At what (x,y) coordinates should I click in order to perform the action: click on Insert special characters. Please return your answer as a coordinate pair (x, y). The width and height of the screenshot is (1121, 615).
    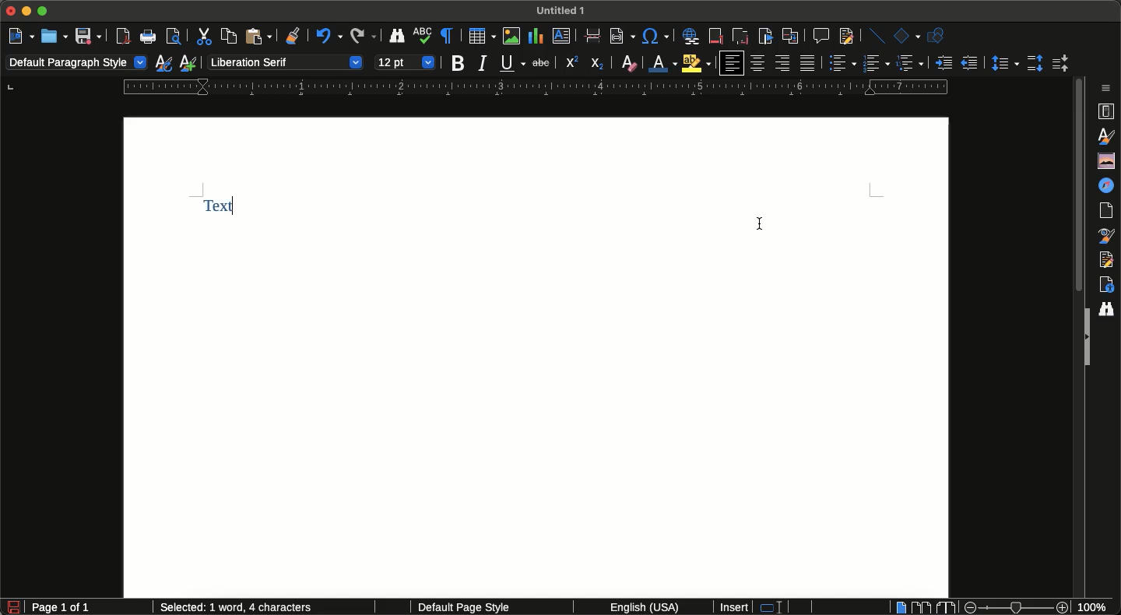
    Looking at the image, I should click on (657, 36).